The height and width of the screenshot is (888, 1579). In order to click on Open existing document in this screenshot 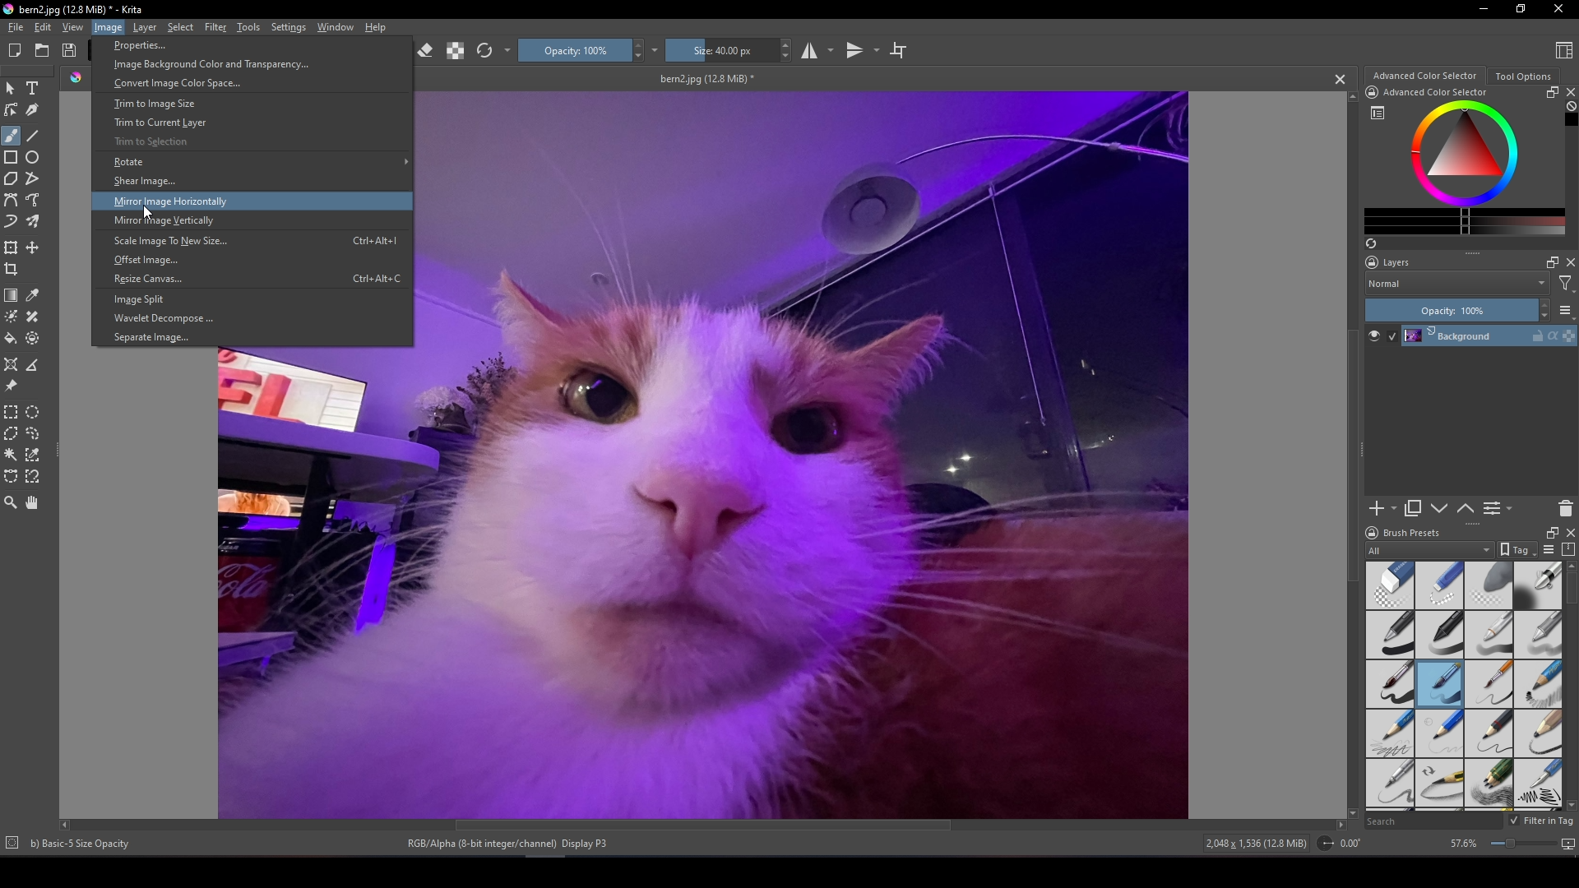, I will do `click(42, 49)`.